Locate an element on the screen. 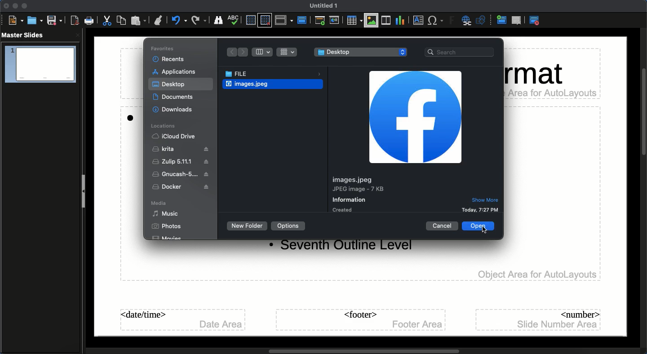 This screenshot has width=647, height=354. Paste is located at coordinates (139, 21).